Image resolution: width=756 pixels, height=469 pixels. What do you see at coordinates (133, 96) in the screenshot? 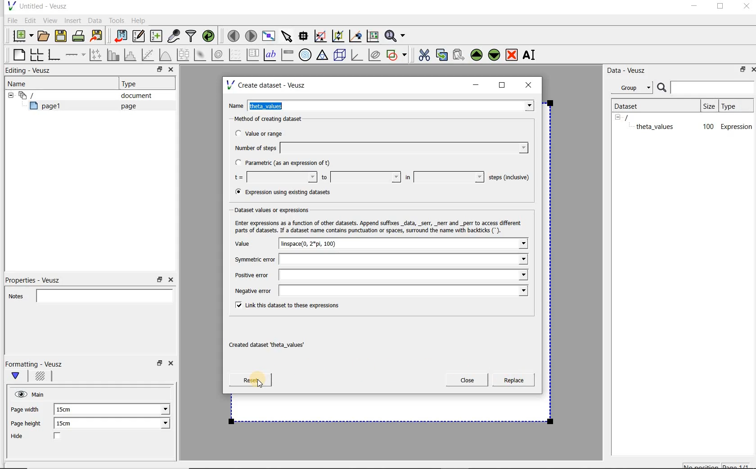
I see `document` at bounding box center [133, 96].